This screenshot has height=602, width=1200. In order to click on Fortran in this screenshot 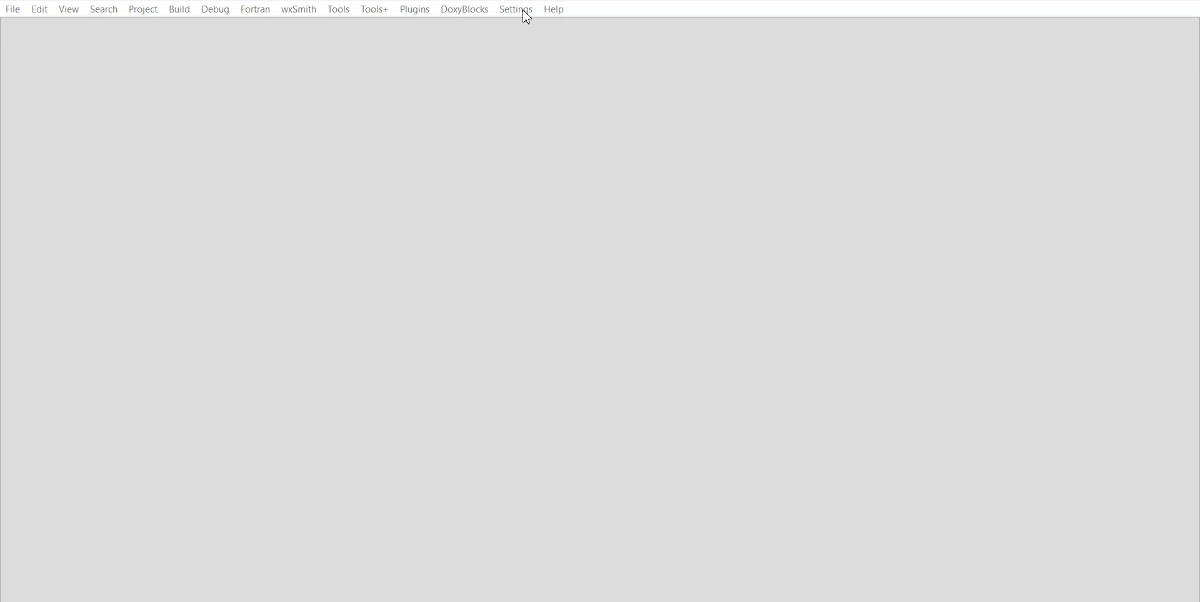, I will do `click(255, 9)`.